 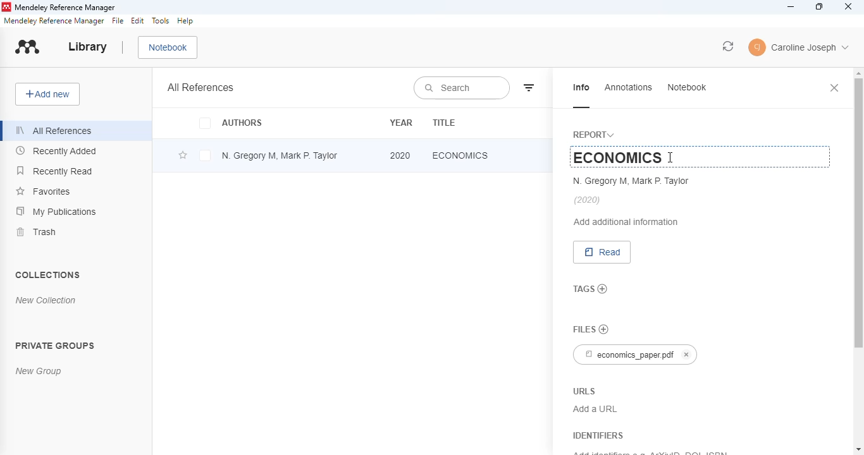 What do you see at coordinates (529, 87) in the screenshot?
I see `filter by` at bounding box center [529, 87].